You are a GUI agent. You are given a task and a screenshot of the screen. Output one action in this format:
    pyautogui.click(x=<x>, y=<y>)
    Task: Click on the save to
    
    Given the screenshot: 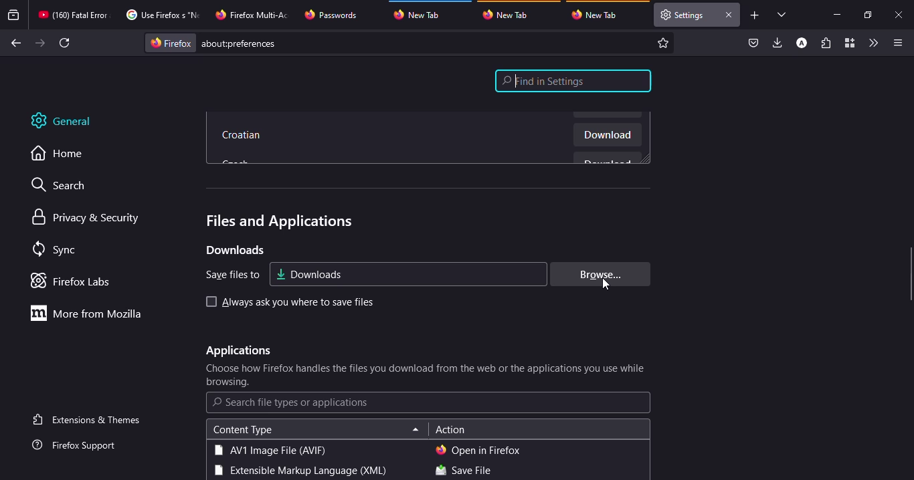 What is the action you would take?
    pyautogui.click(x=229, y=275)
    